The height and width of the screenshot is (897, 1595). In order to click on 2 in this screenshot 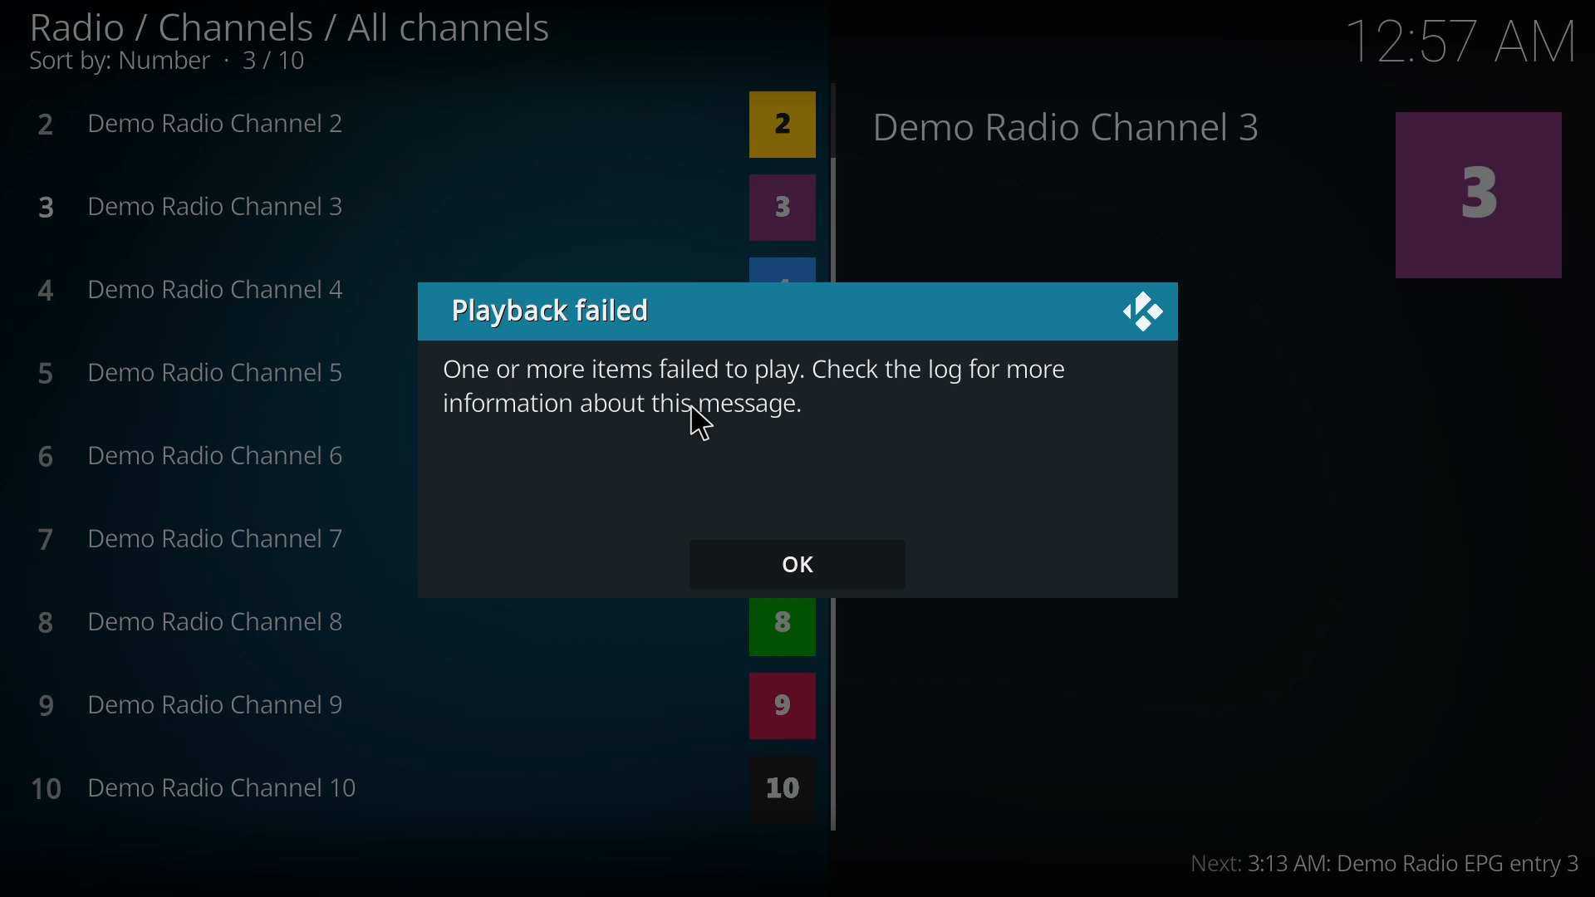, I will do `click(780, 123)`.